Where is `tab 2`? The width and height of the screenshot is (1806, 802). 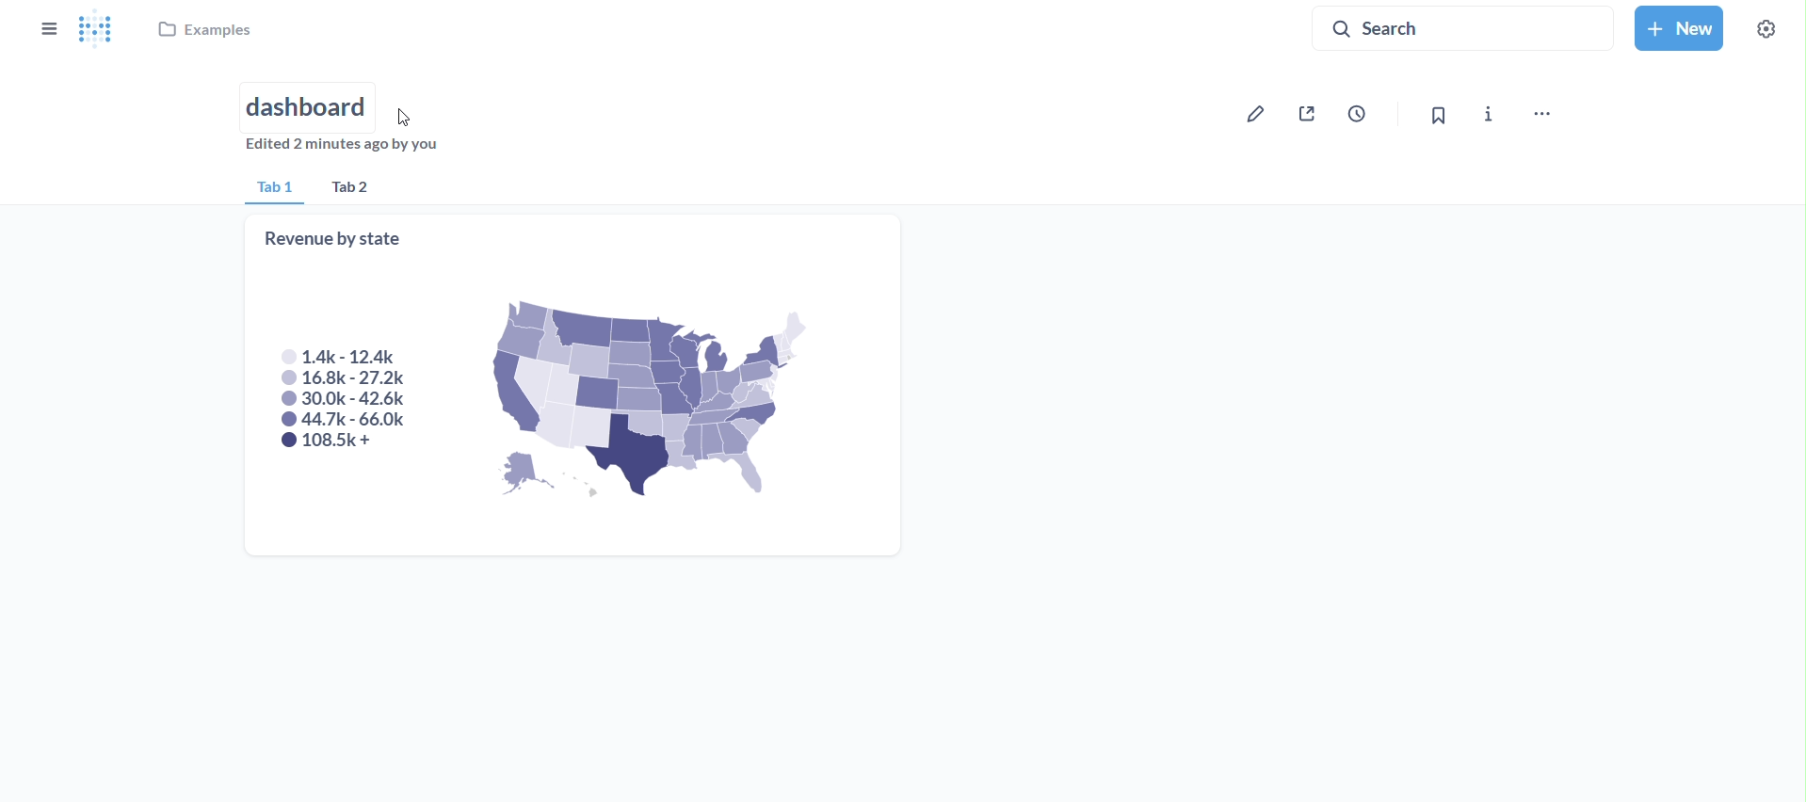
tab 2 is located at coordinates (361, 188).